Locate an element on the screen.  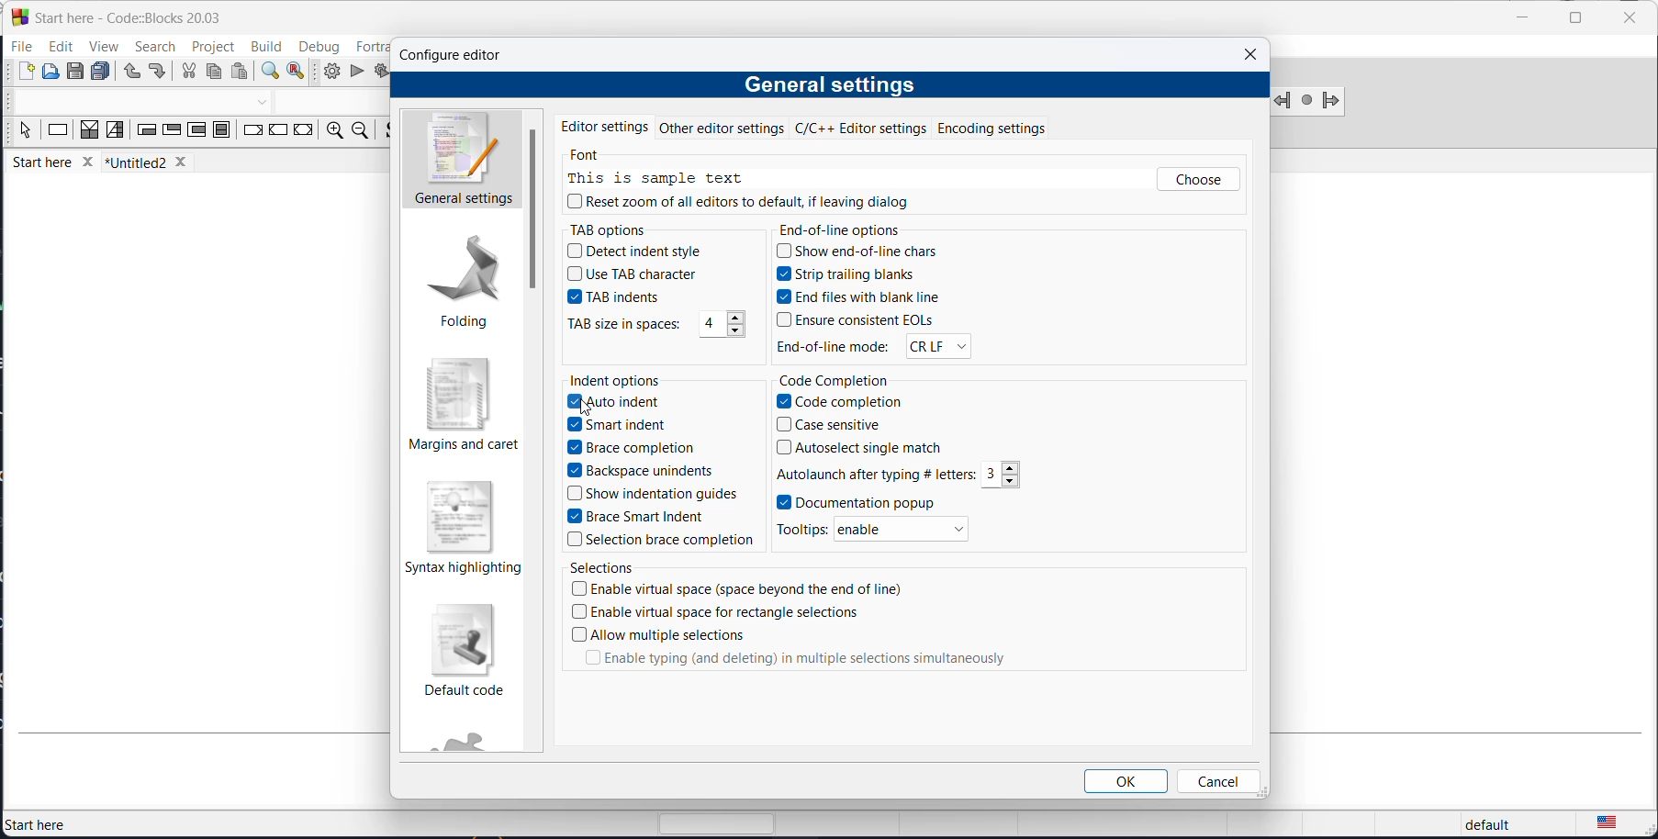
autolaunch decrement is located at coordinates (1016, 481).